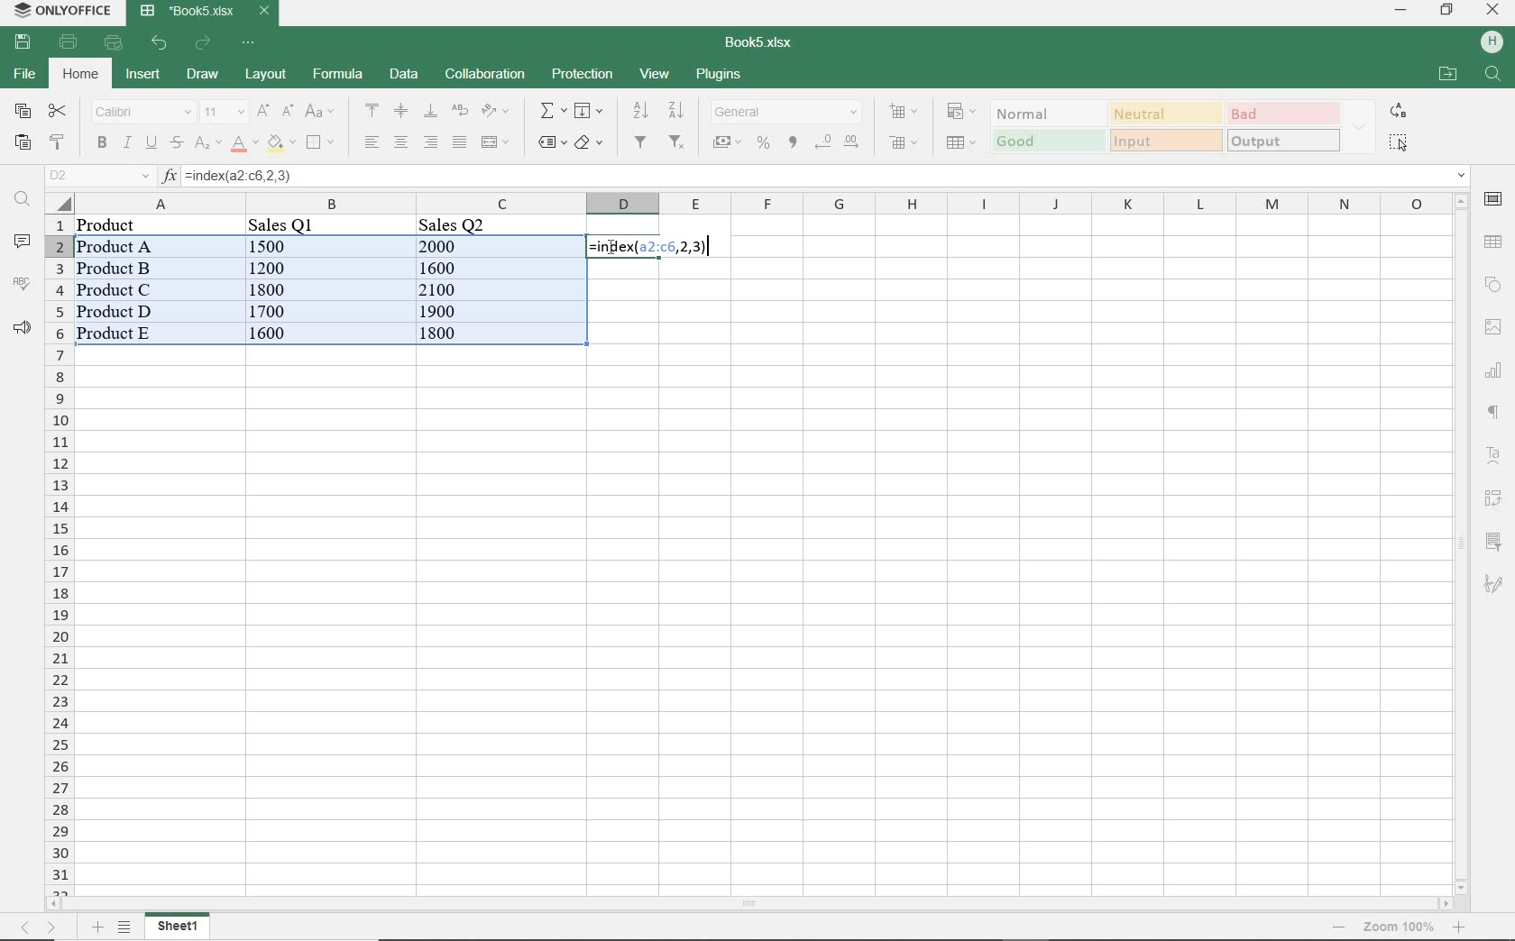  I want to click on comments, so click(21, 242).